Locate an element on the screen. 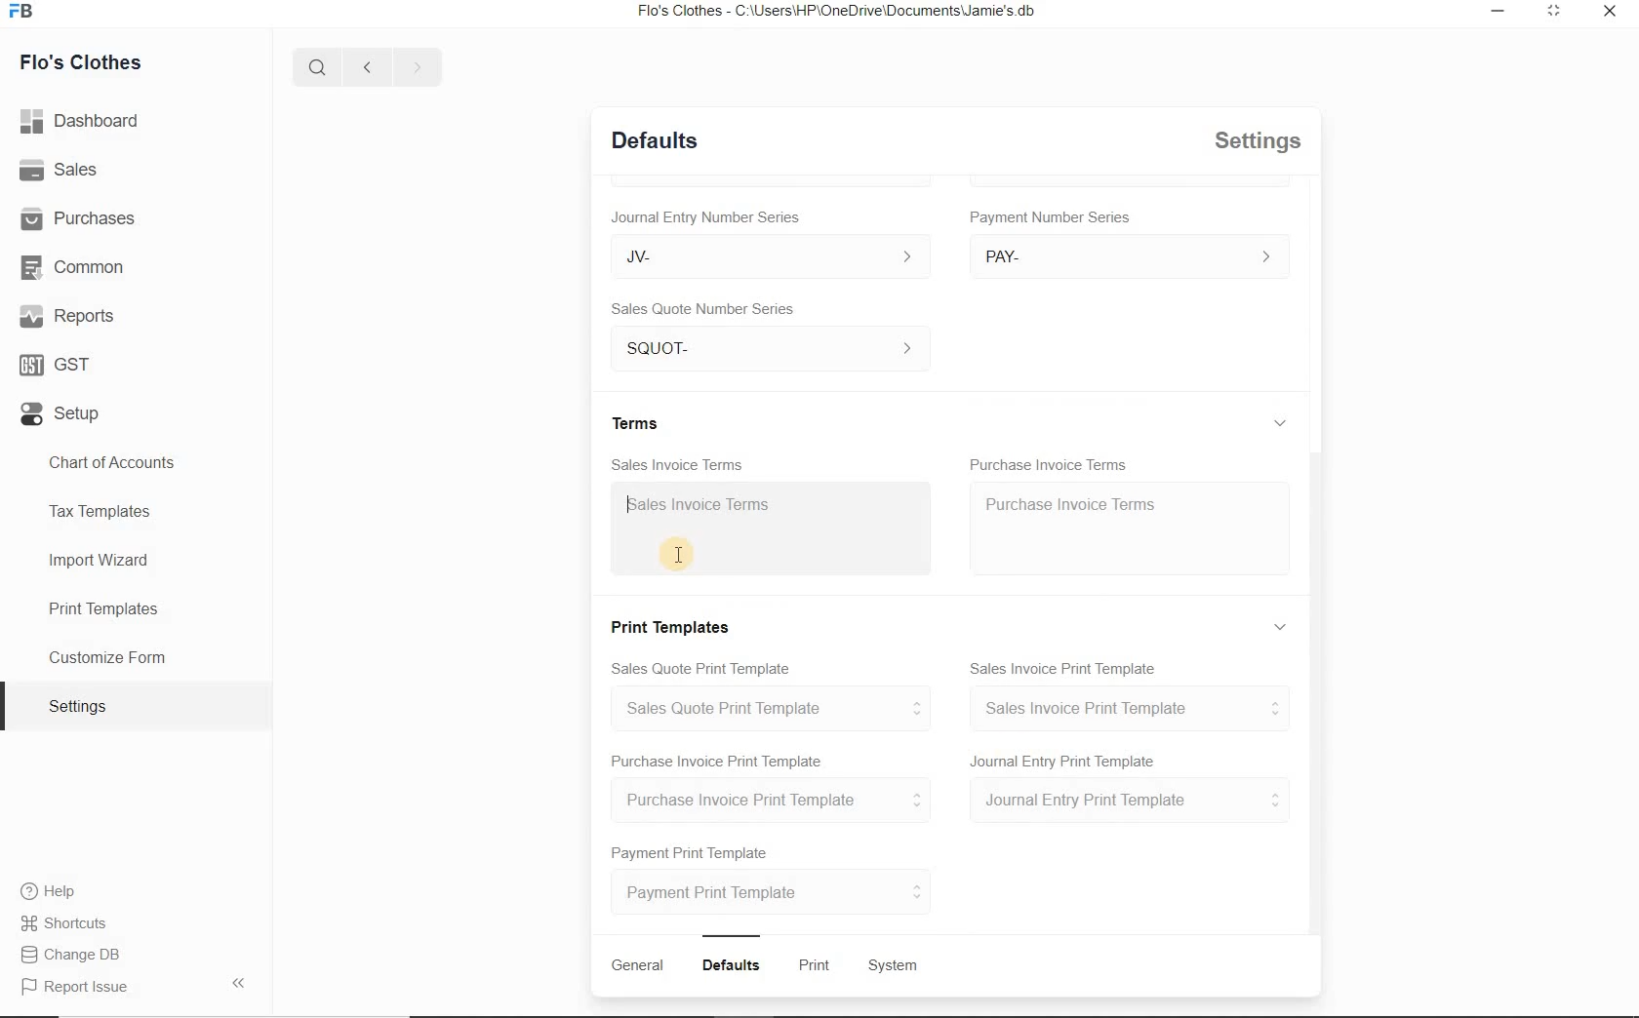  Help is located at coordinates (48, 890).